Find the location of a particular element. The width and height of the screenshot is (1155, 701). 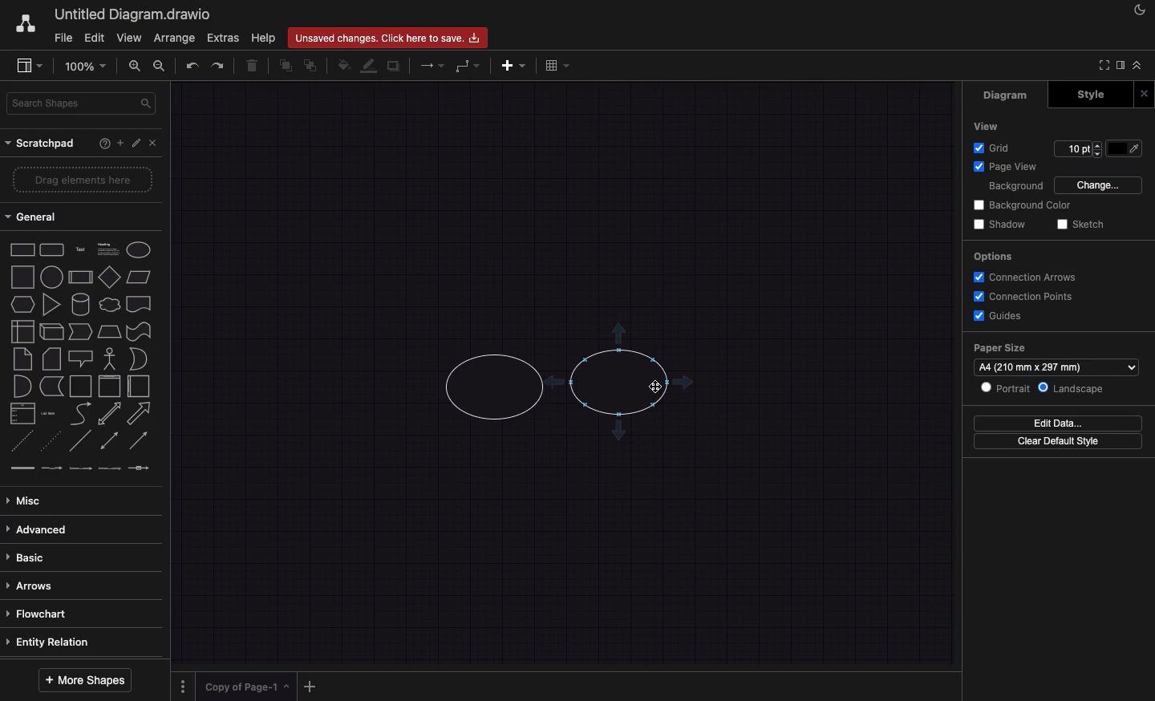

internal storage is located at coordinates (22, 330).